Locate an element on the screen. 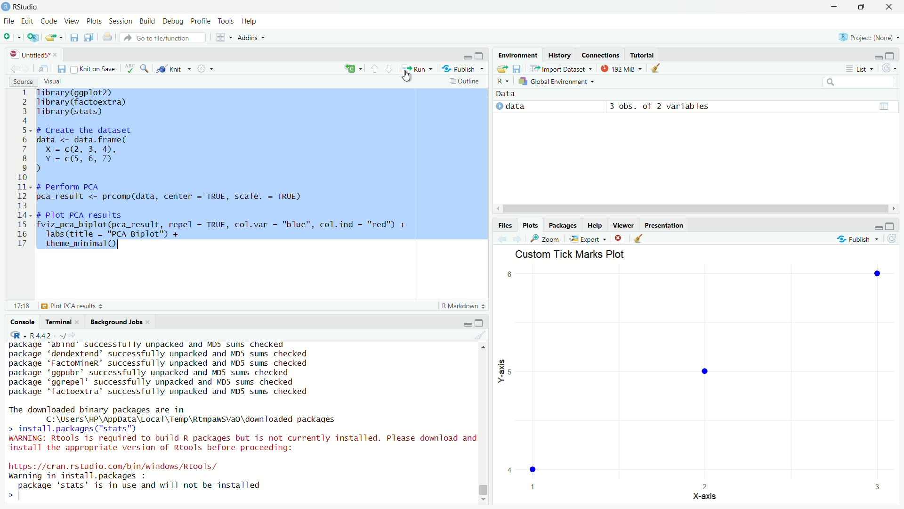  file name: untitled5 is located at coordinates (34, 54).